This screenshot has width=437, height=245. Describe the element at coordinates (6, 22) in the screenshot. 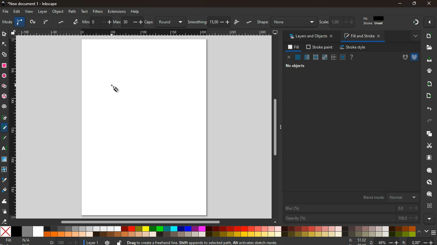

I see `screen` at that location.